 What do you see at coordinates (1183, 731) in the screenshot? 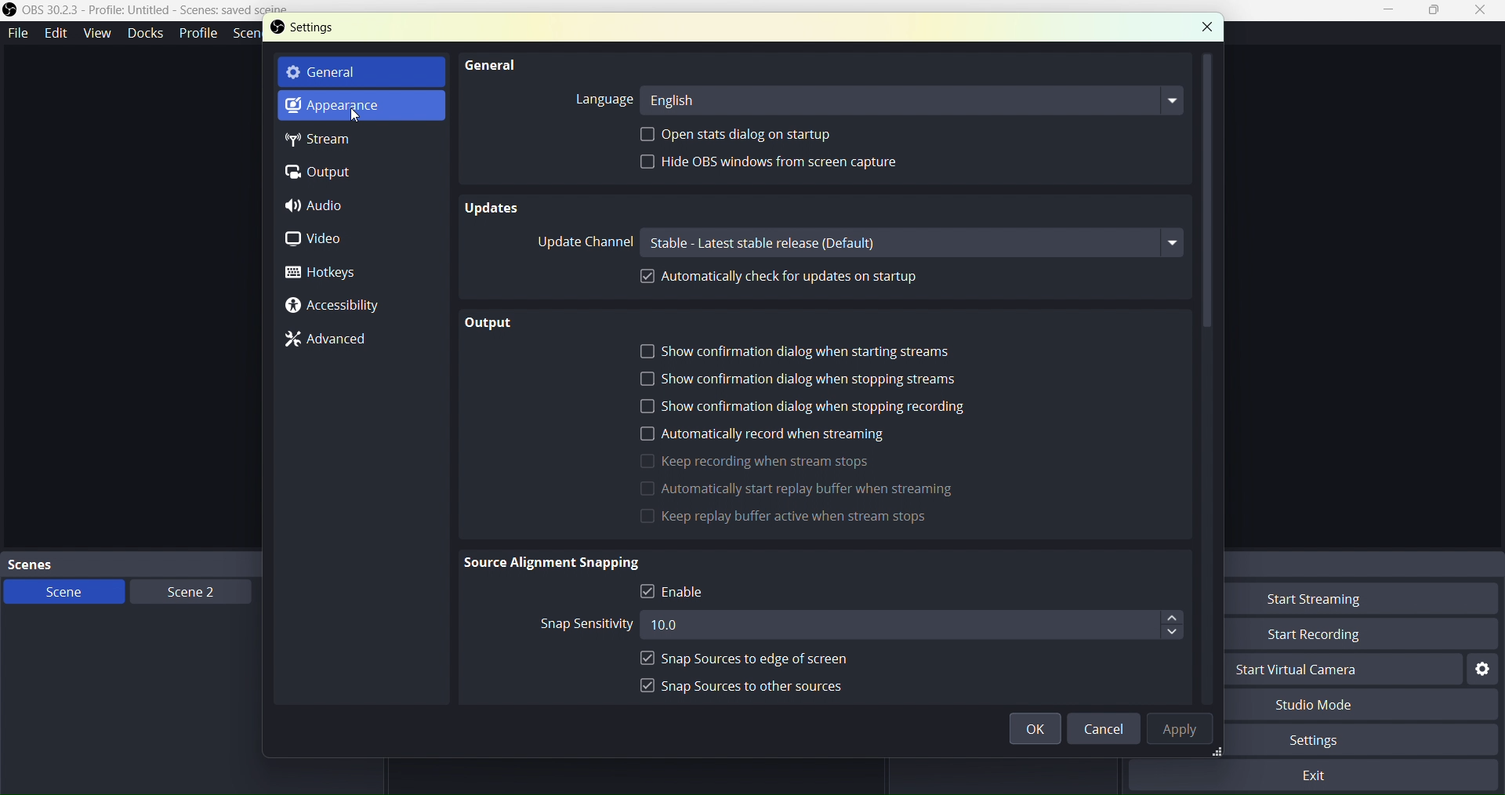
I see `Apply` at bounding box center [1183, 731].